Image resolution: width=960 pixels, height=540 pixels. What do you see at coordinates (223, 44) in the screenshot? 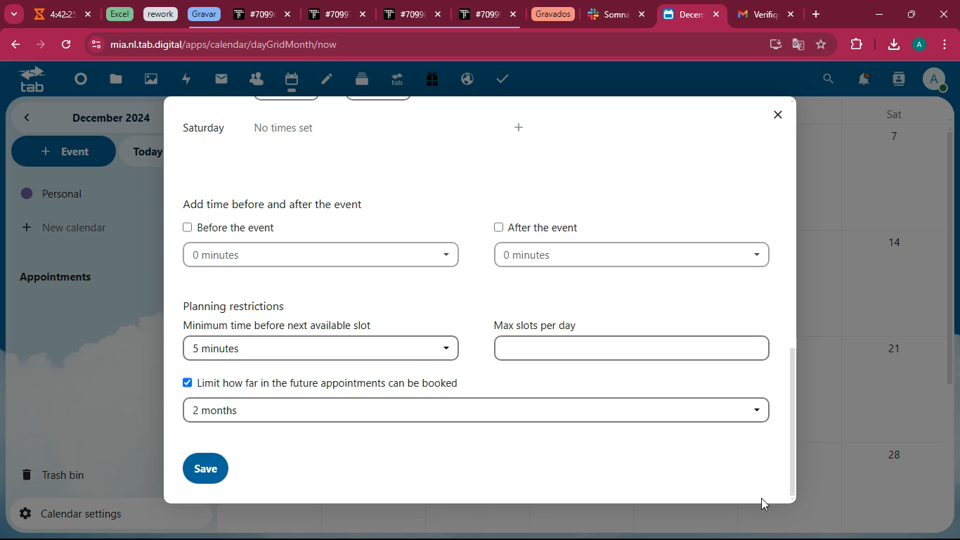
I see `url` at bounding box center [223, 44].